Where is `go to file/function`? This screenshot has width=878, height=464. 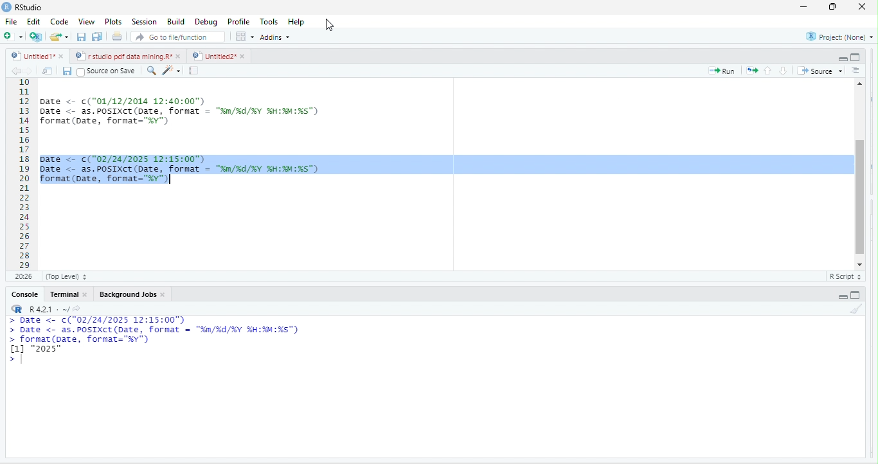
go to file/function is located at coordinates (175, 39).